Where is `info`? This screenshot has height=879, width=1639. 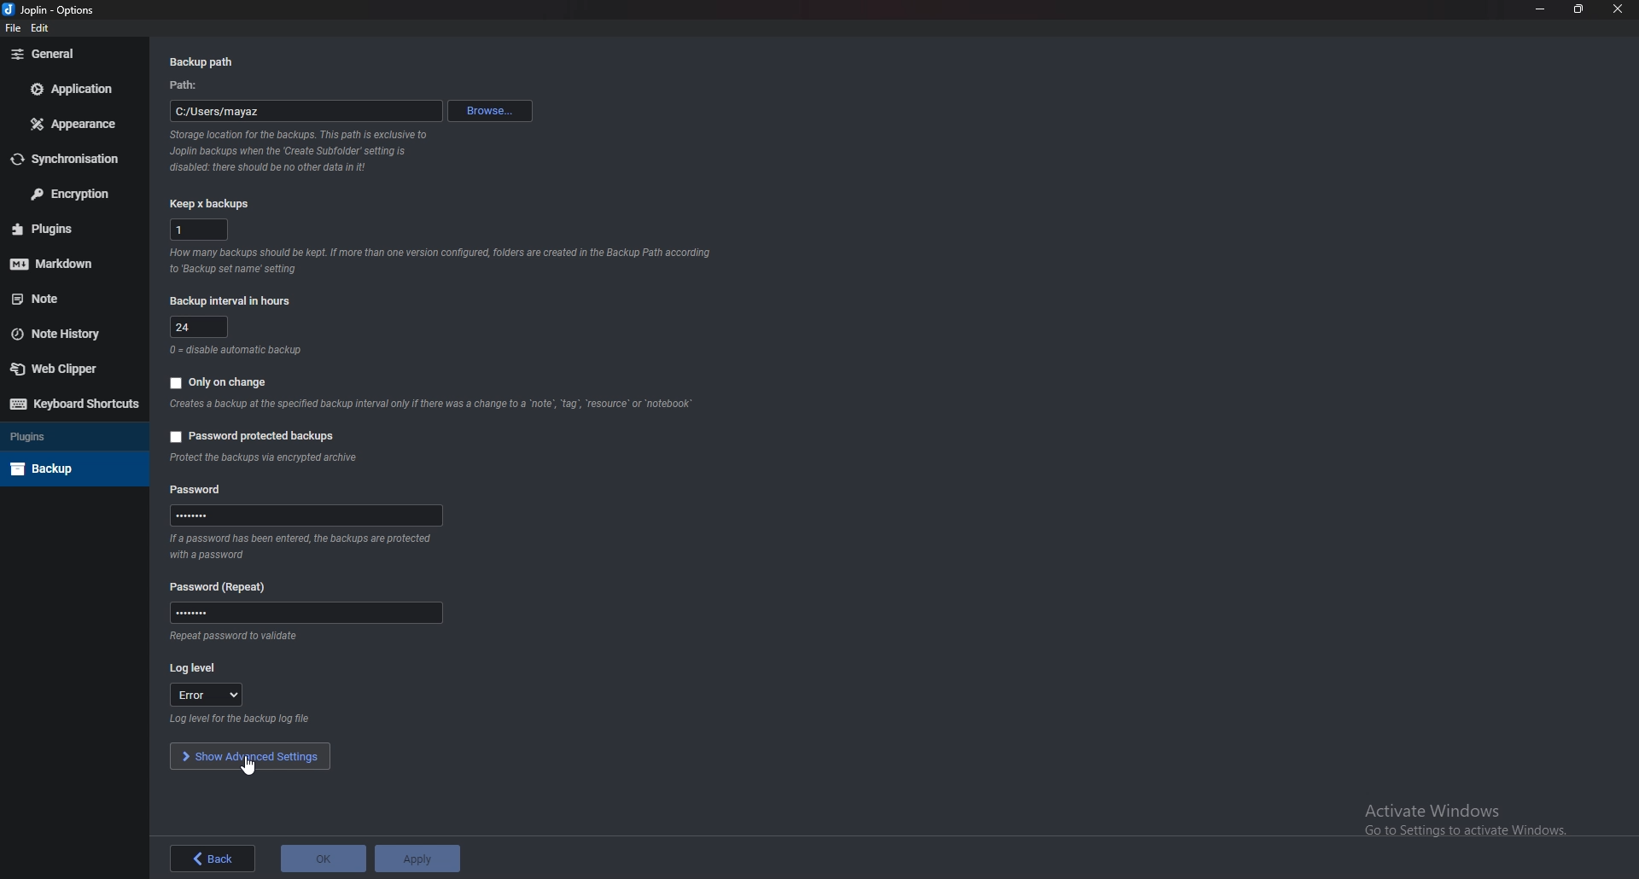 info is located at coordinates (301, 150).